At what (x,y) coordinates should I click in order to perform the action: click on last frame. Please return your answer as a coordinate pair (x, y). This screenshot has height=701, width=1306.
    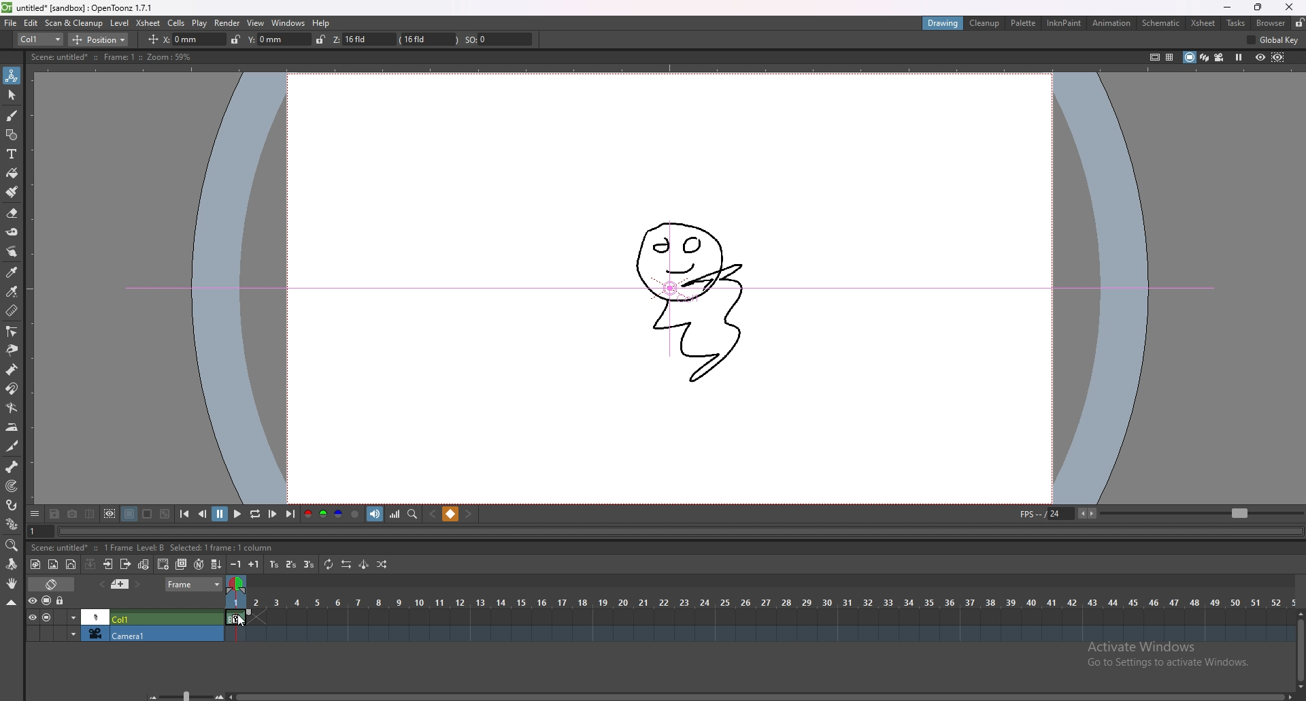
    Looking at the image, I should click on (290, 514).